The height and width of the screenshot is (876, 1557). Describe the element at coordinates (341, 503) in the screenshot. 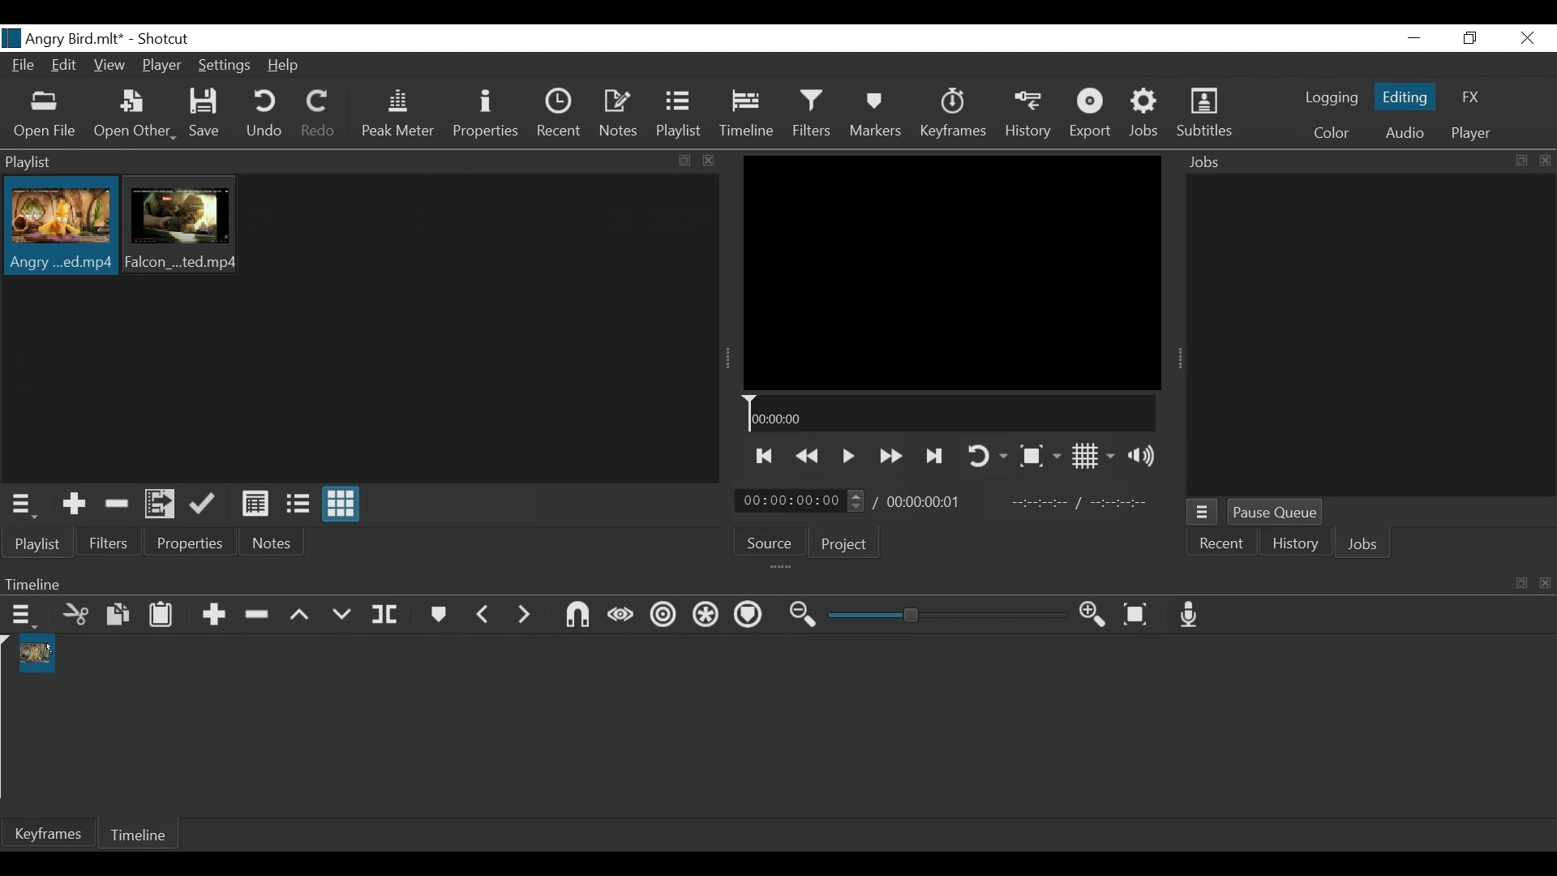

I see `View as icons` at that location.